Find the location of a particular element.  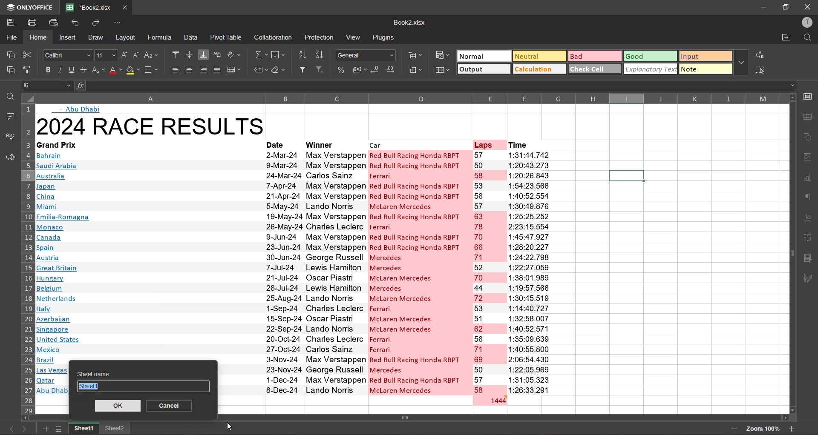

view is located at coordinates (353, 38).